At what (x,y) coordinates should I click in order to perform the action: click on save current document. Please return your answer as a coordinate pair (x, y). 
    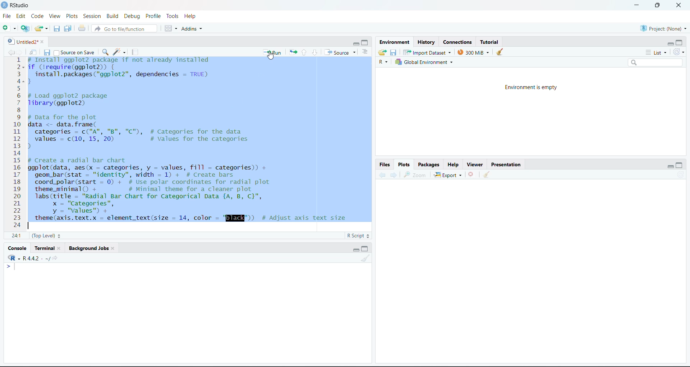
    Looking at the image, I should click on (47, 52).